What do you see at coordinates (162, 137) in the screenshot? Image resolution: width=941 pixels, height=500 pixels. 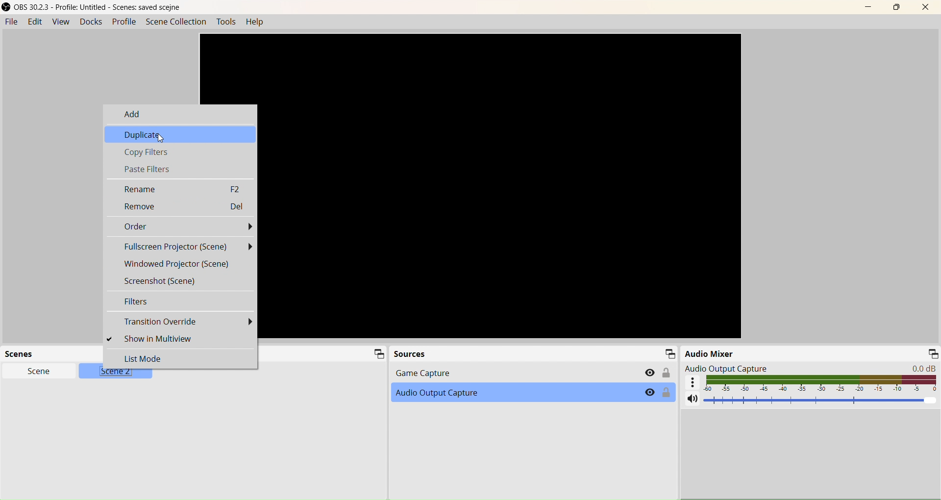 I see `Cursor` at bounding box center [162, 137].